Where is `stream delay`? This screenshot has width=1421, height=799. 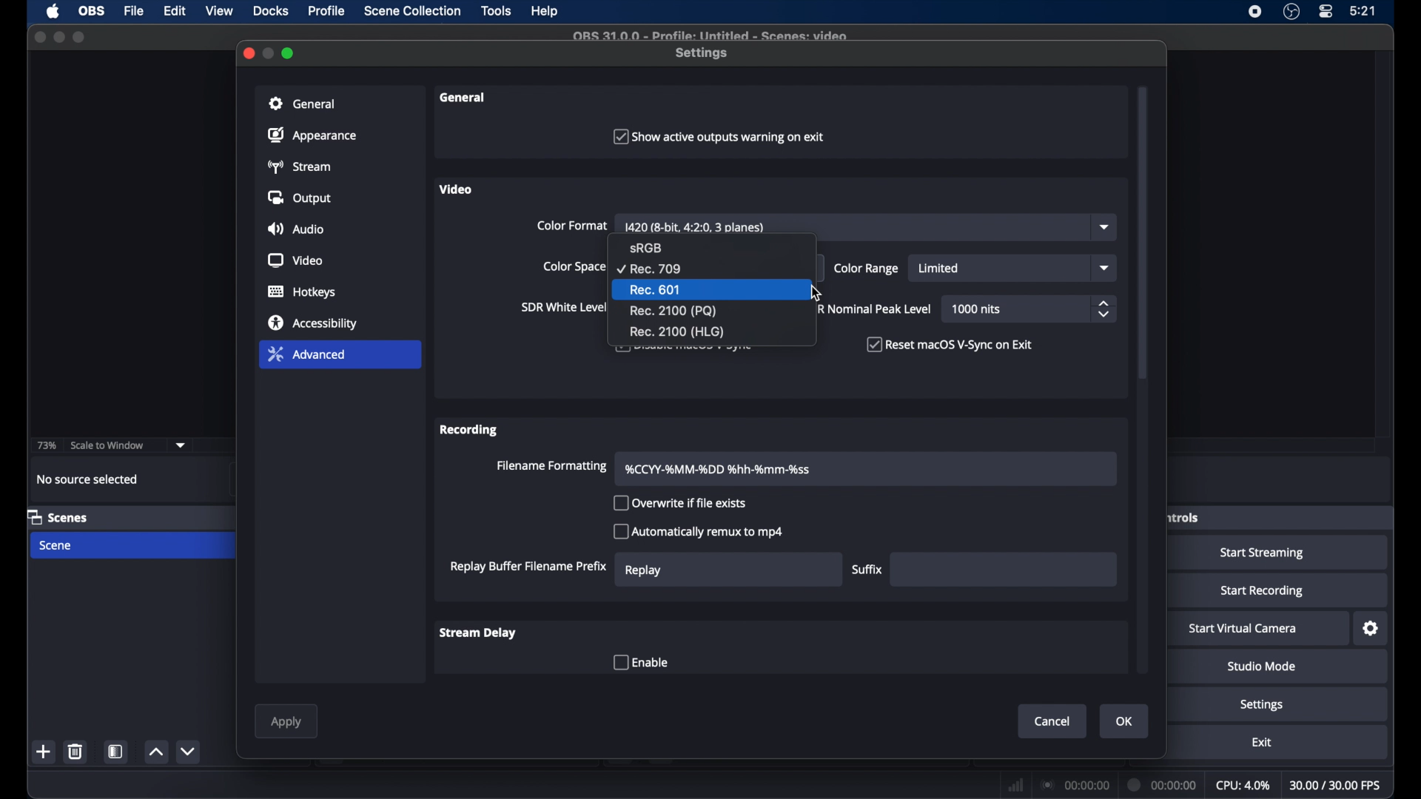
stream delay is located at coordinates (478, 633).